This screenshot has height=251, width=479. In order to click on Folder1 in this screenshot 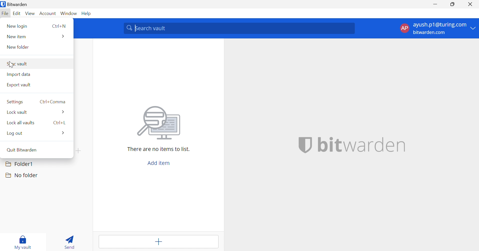, I will do `click(19, 164)`.